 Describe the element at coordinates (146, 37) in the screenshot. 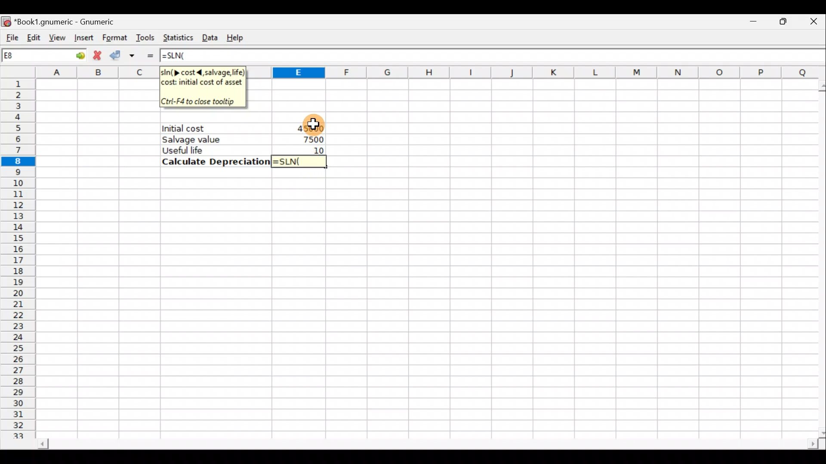

I see `Tools` at that location.